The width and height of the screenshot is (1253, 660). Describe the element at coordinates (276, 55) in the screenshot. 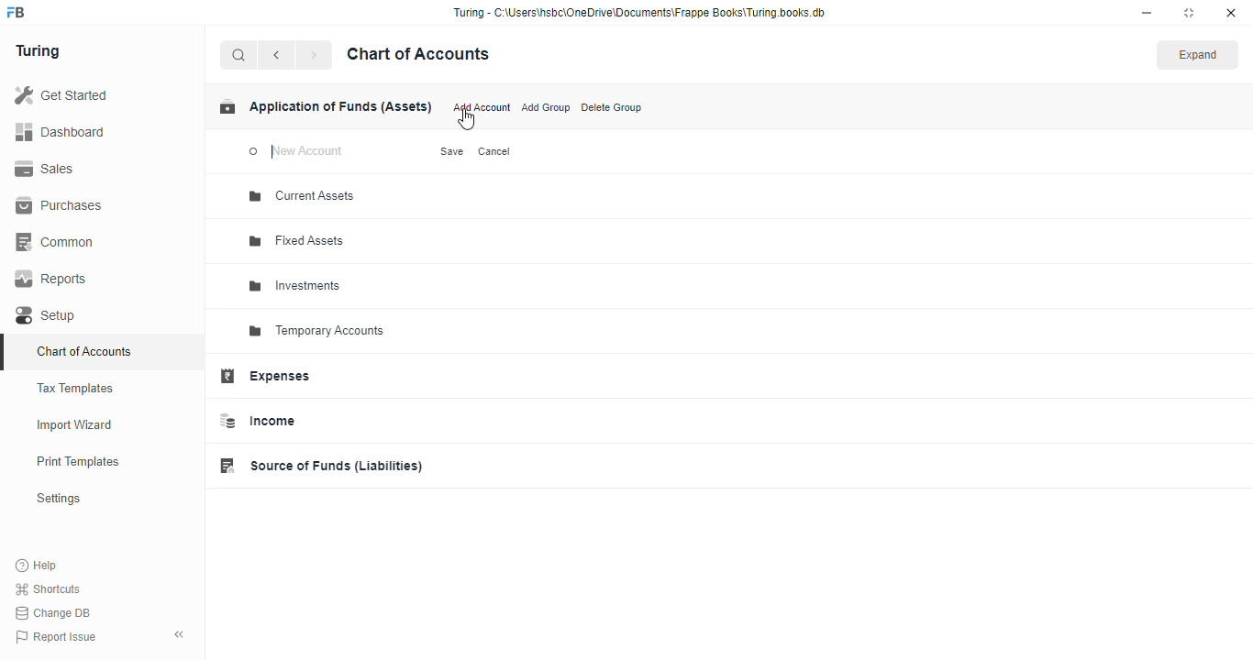

I see `back` at that location.